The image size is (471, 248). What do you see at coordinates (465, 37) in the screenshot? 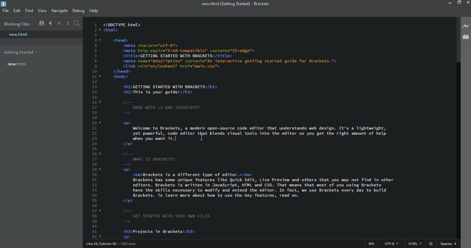
I see `extension manager` at bounding box center [465, 37].